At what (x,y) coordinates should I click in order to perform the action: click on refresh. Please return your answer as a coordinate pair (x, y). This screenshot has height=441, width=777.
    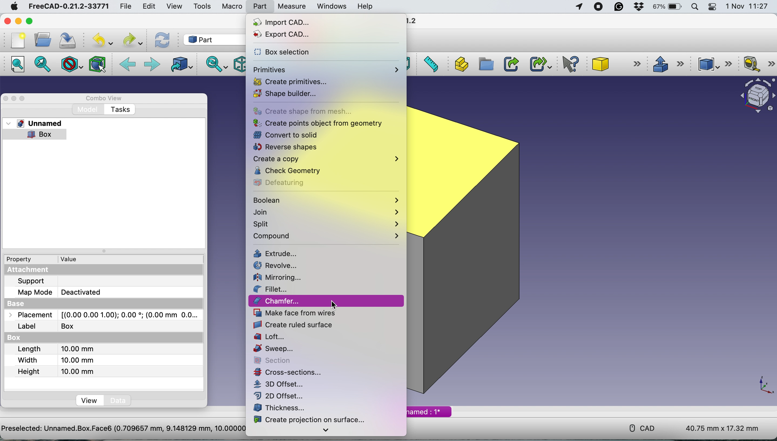
    Looking at the image, I should click on (161, 39).